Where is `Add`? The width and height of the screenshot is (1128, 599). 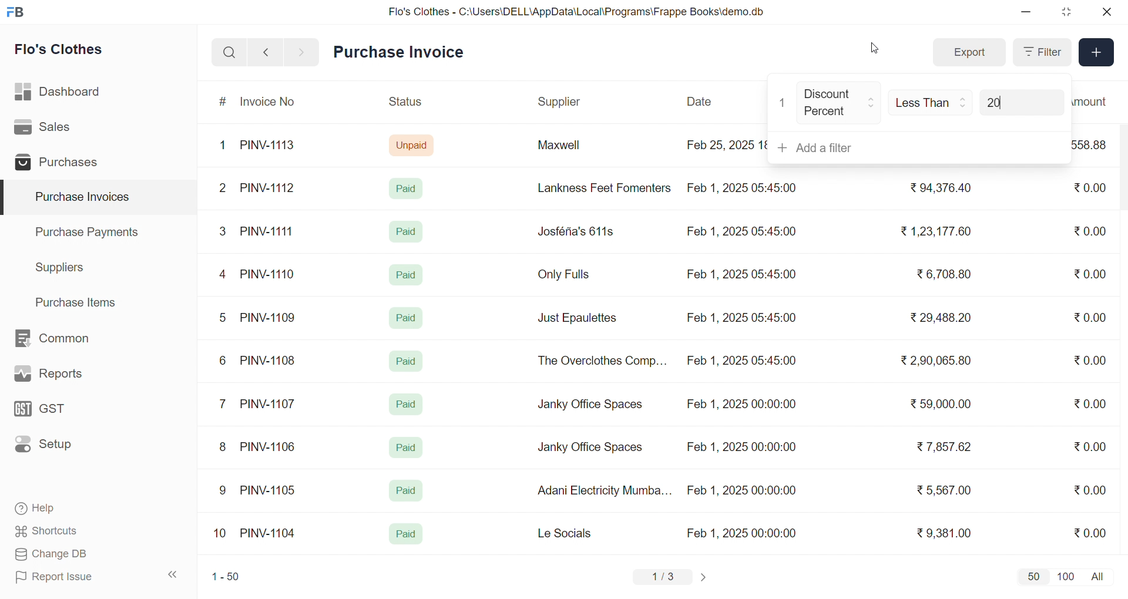
Add is located at coordinates (1097, 53).